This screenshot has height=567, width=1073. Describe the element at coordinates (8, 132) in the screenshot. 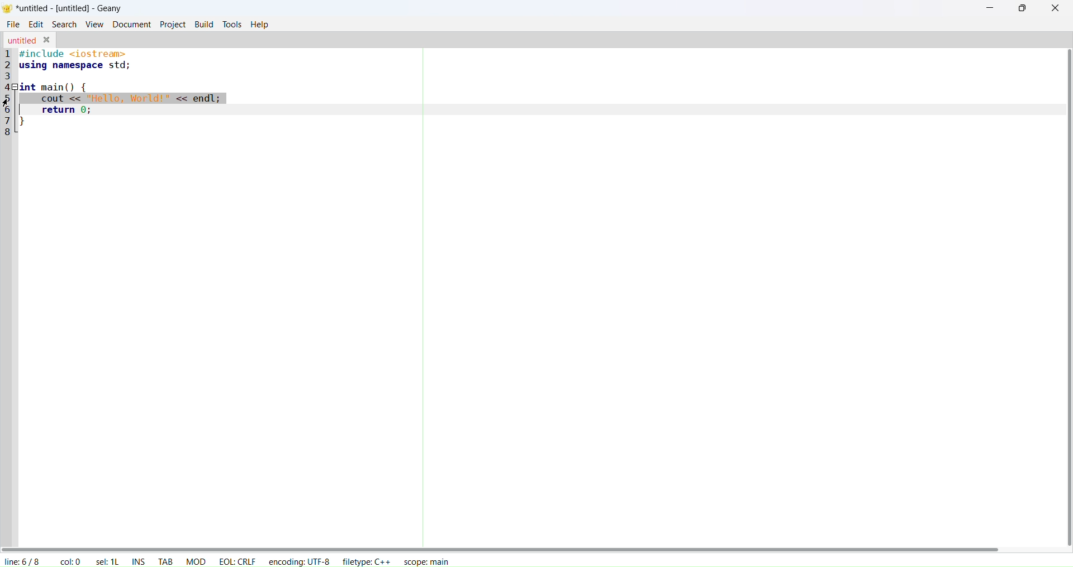

I see `8` at that location.